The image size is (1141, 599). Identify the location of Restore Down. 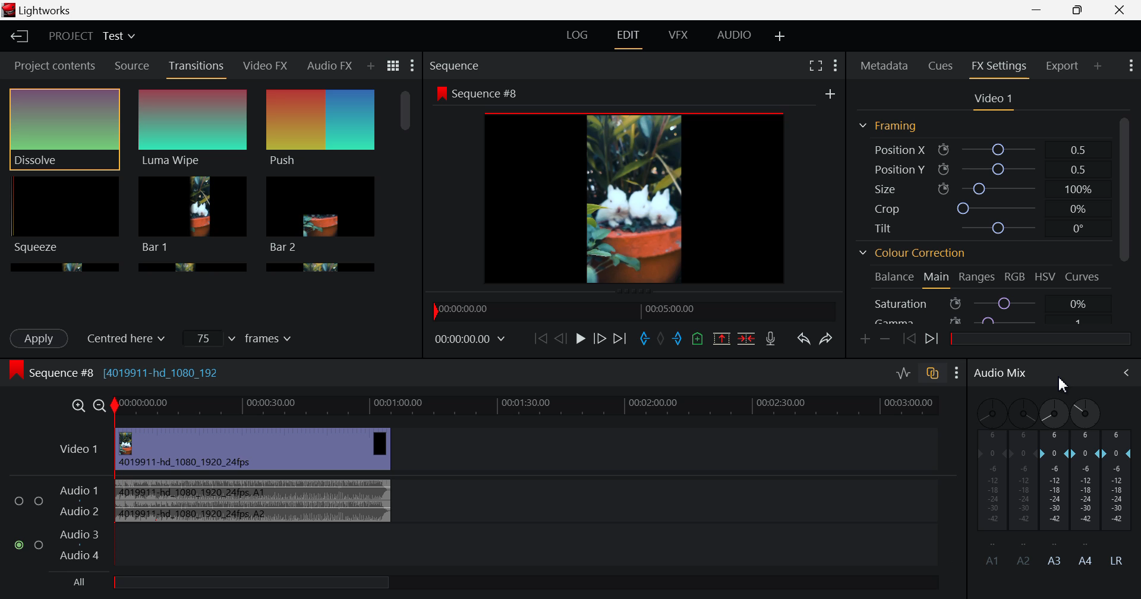
(1037, 11).